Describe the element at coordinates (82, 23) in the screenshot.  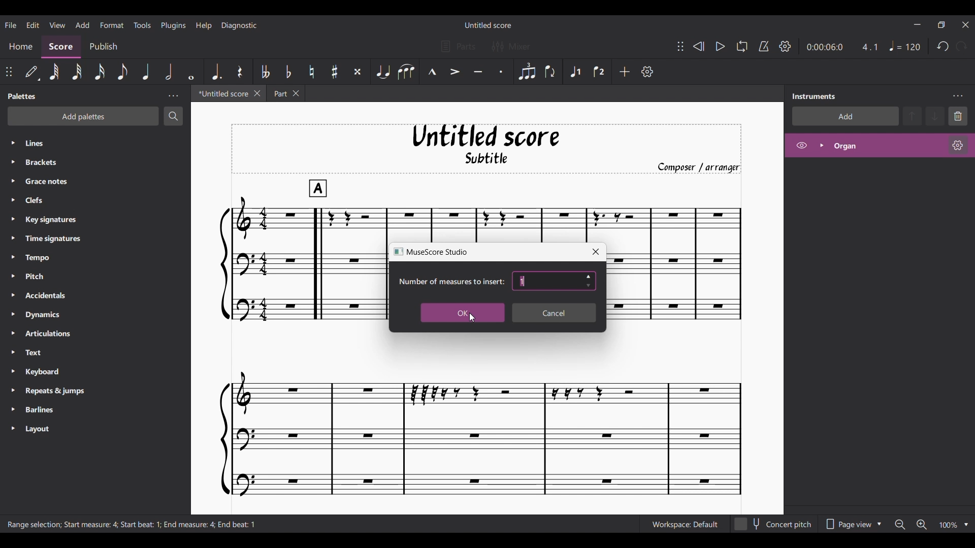
I see `Add menu` at that location.